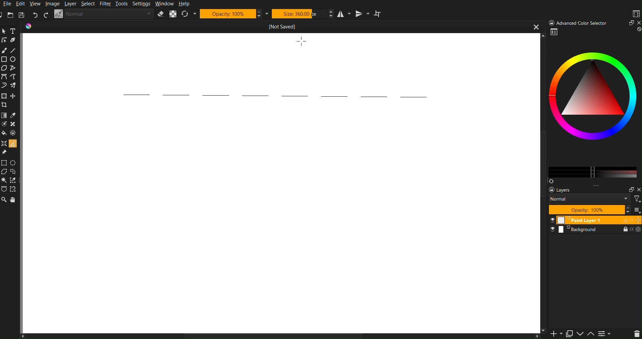  I want to click on Horizontal Mirror, so click(342, 13).